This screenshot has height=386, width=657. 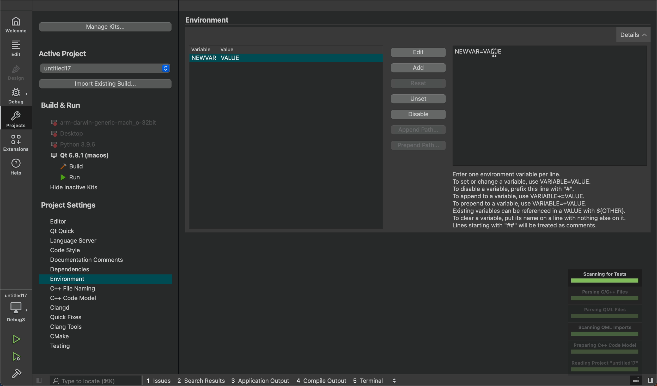 What do you see at coordinates (106, 68) in the screenshot?
I see `projects` at bounding box center [106, 68].